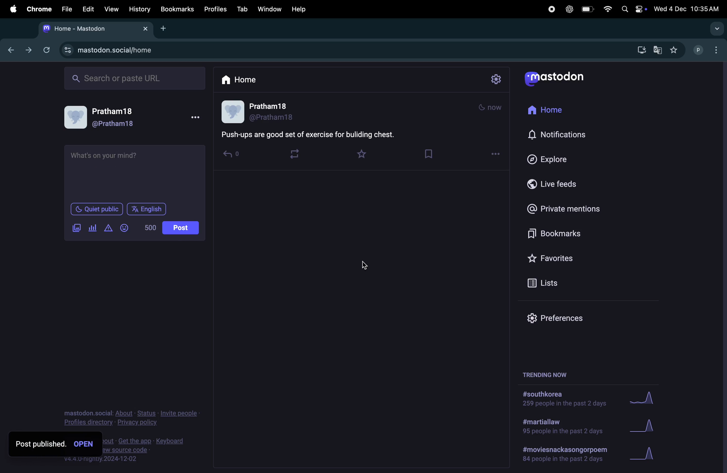 The width and height of the screenshot is (727, 473). Describe the element at coordinates (46, 49) in the screenshot. I see `refresh` at that location.